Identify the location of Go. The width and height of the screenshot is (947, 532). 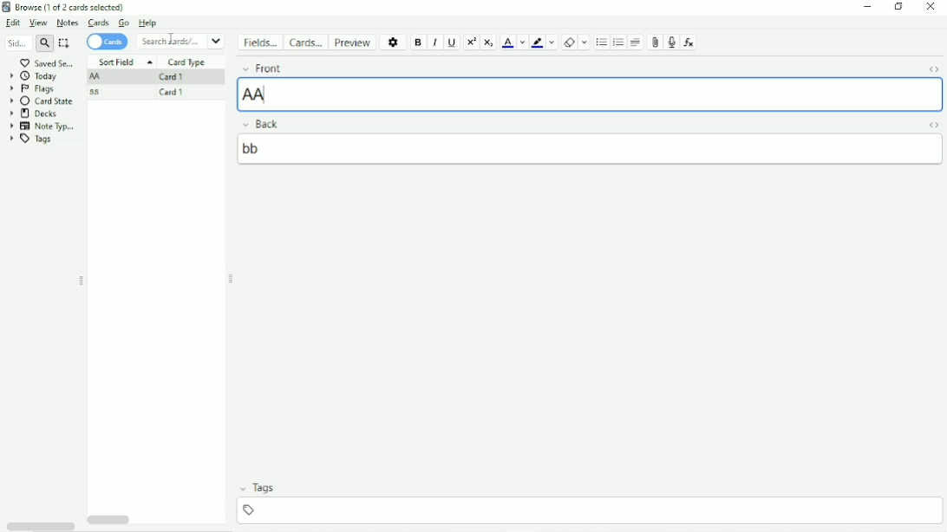
(123, 23).